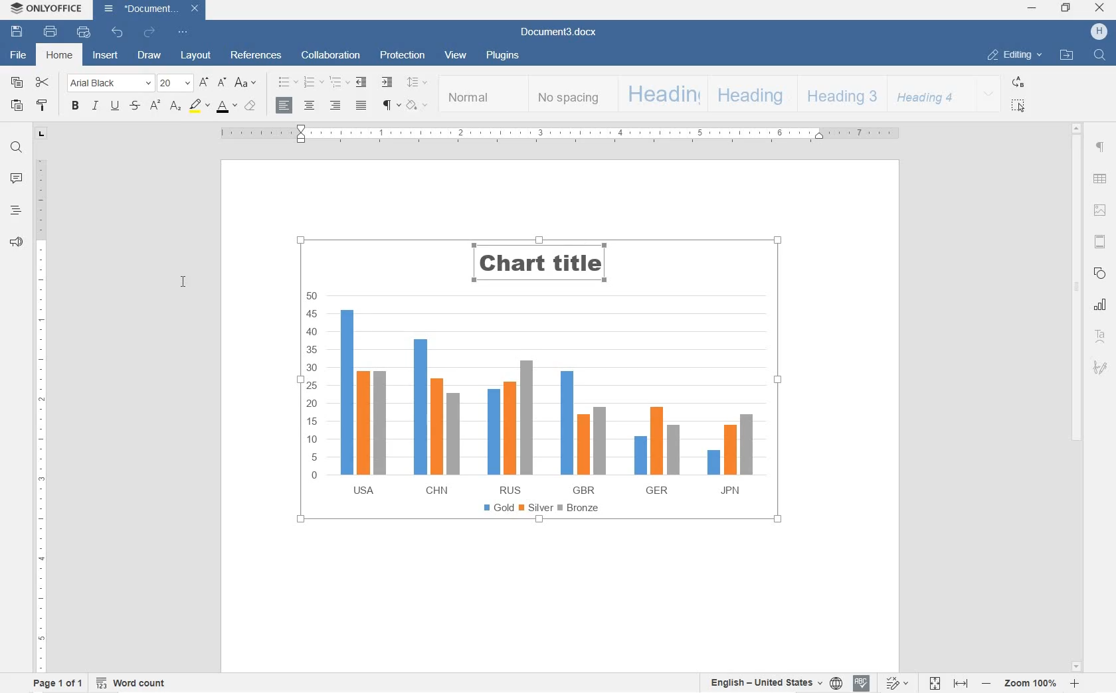 The image size is (1116, 693). I want to click on subscript, so click(175, 107).